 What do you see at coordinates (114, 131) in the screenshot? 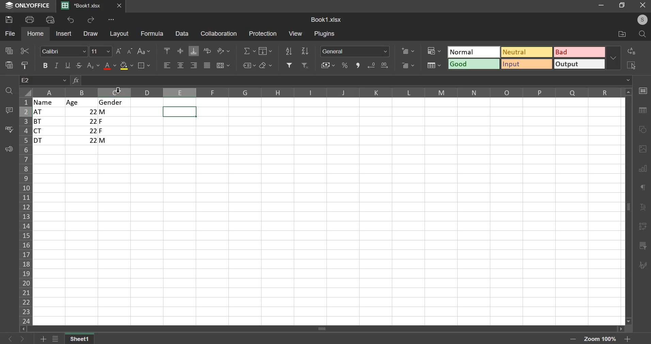
I see `f` at bounding box center [114, 131].